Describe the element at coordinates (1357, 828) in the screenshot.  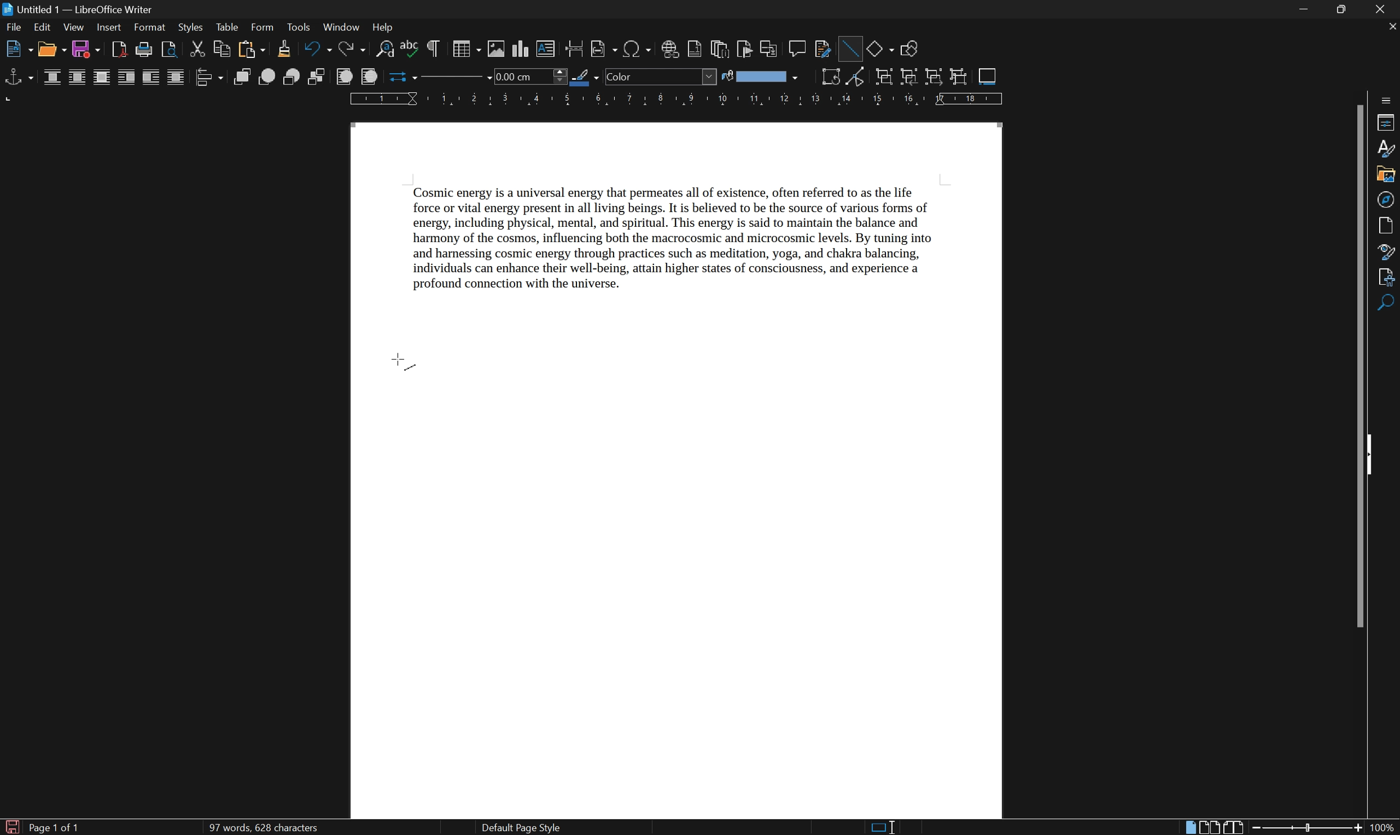
I see `zoom in` at that location.